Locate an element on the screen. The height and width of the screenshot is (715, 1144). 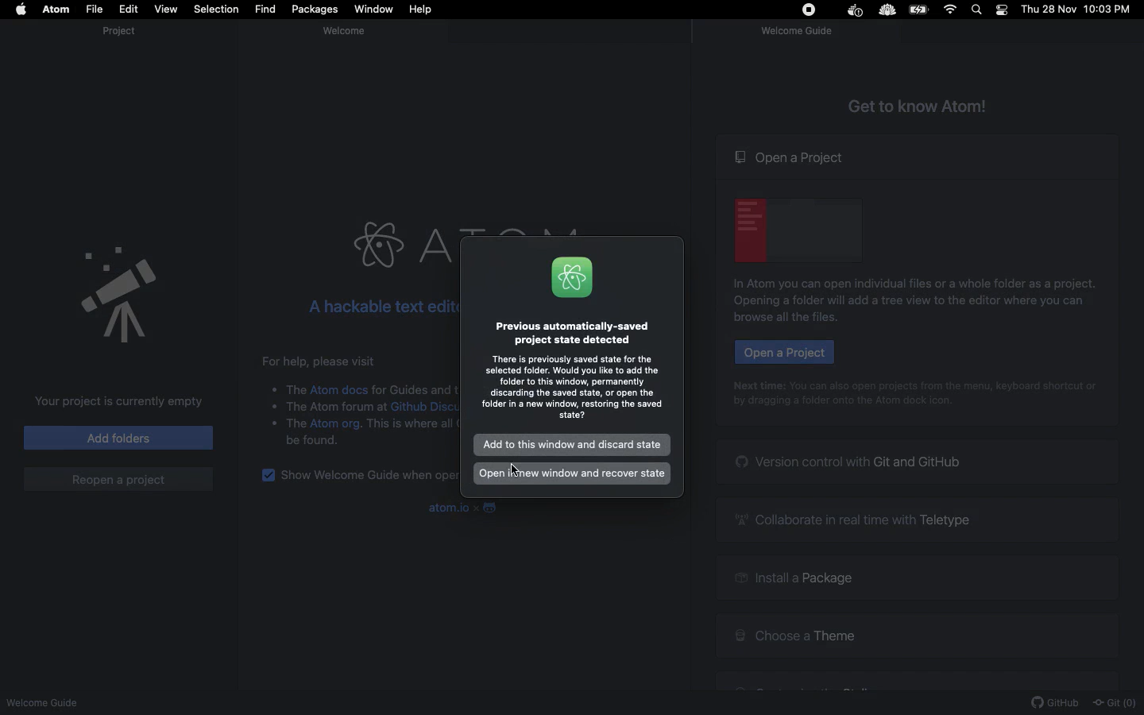
Git is located at coordinates (1114, 703).